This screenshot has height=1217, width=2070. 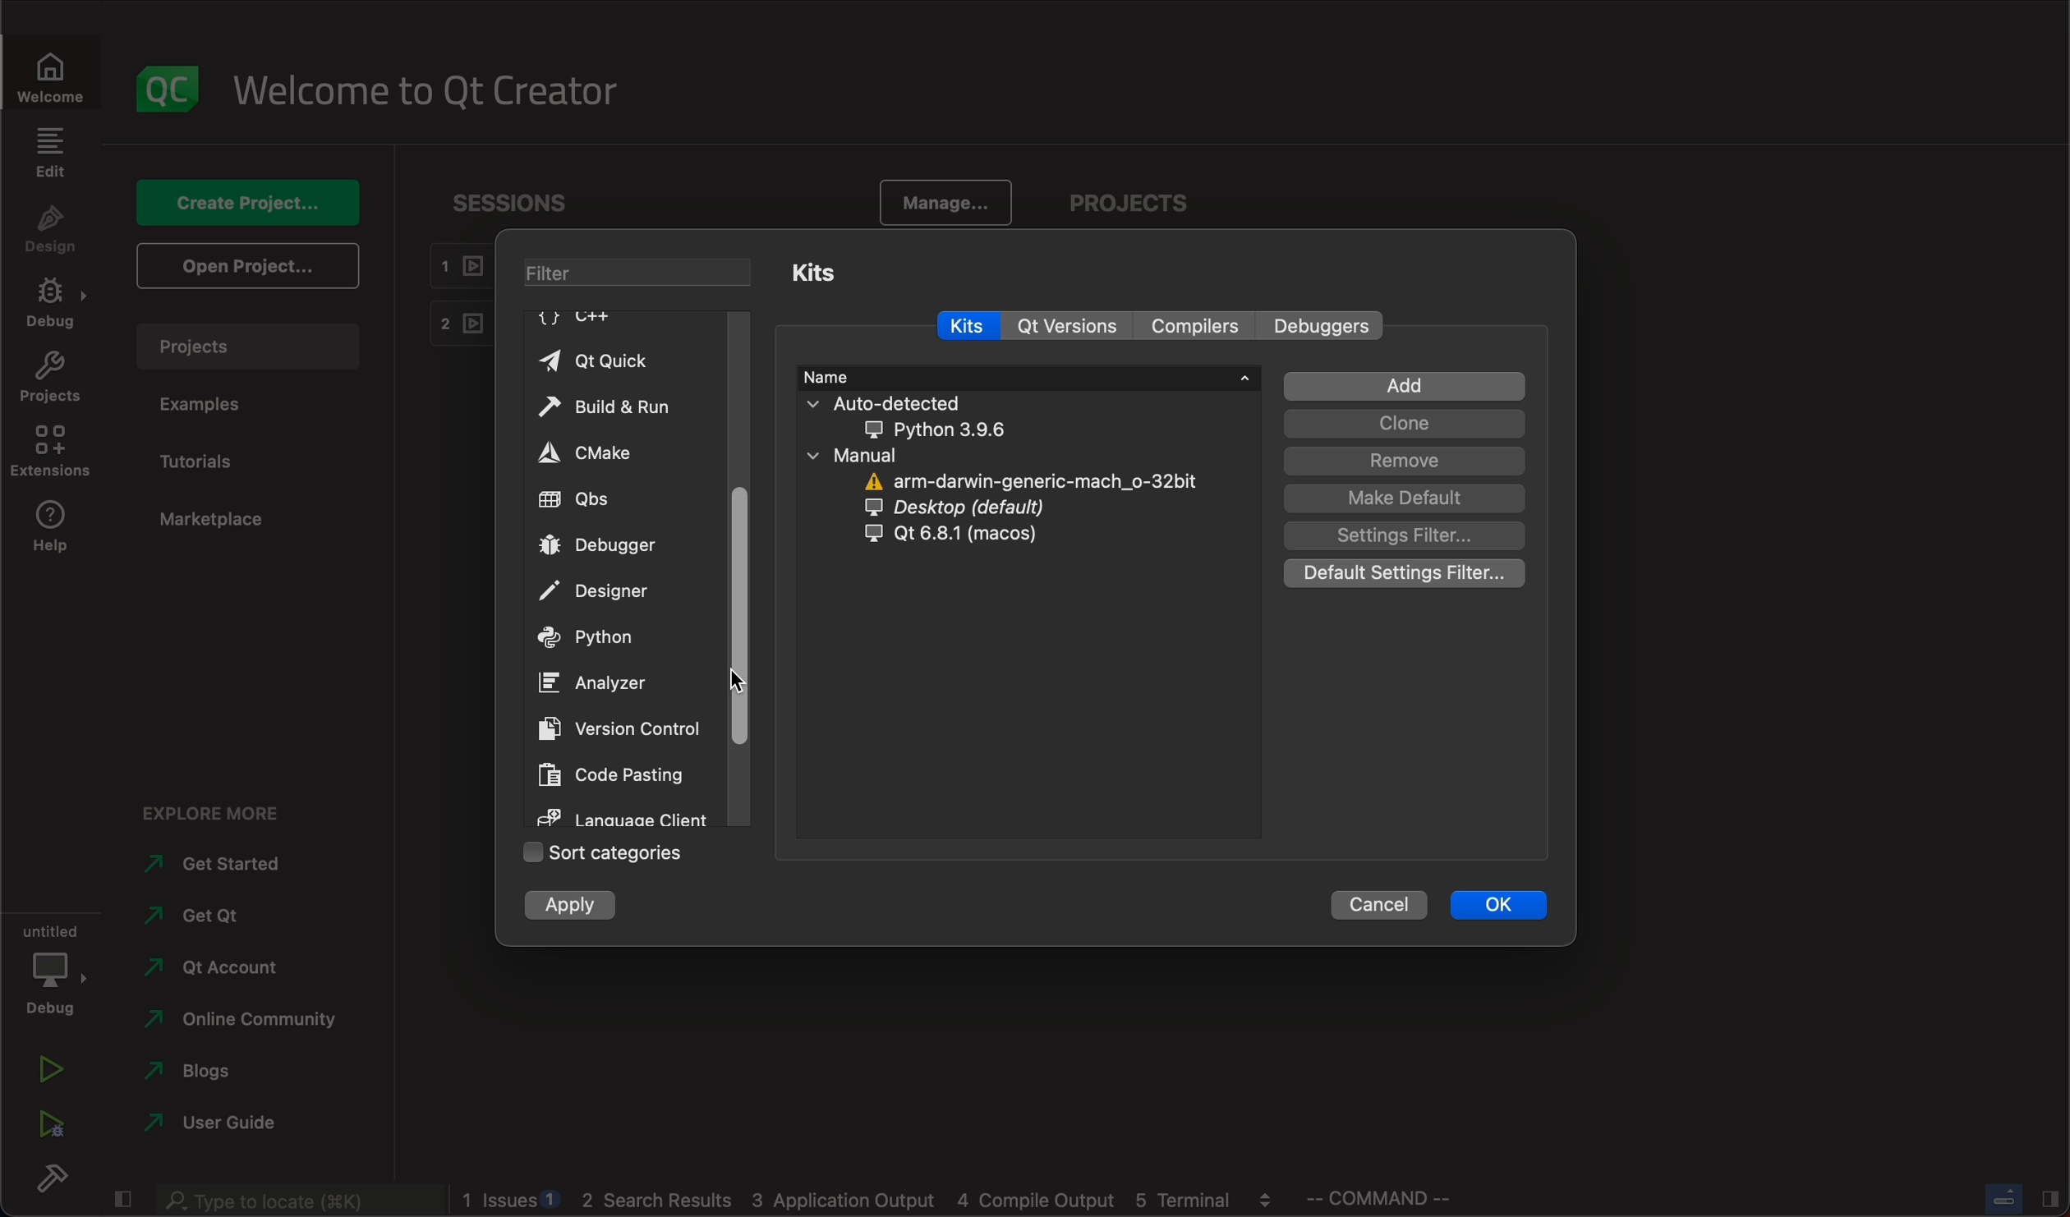 I want to click on projects, so click(x=48, y=378).